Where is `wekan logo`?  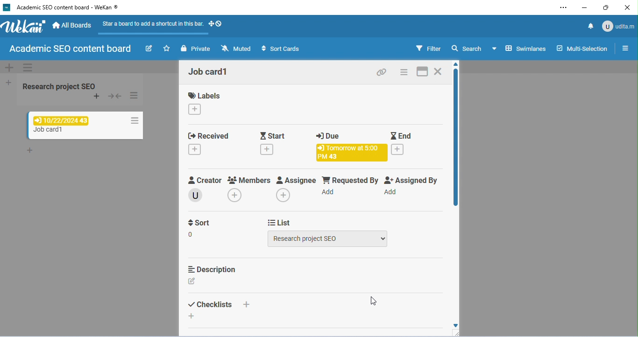 wekan logo is located at coordinates (7, 7).